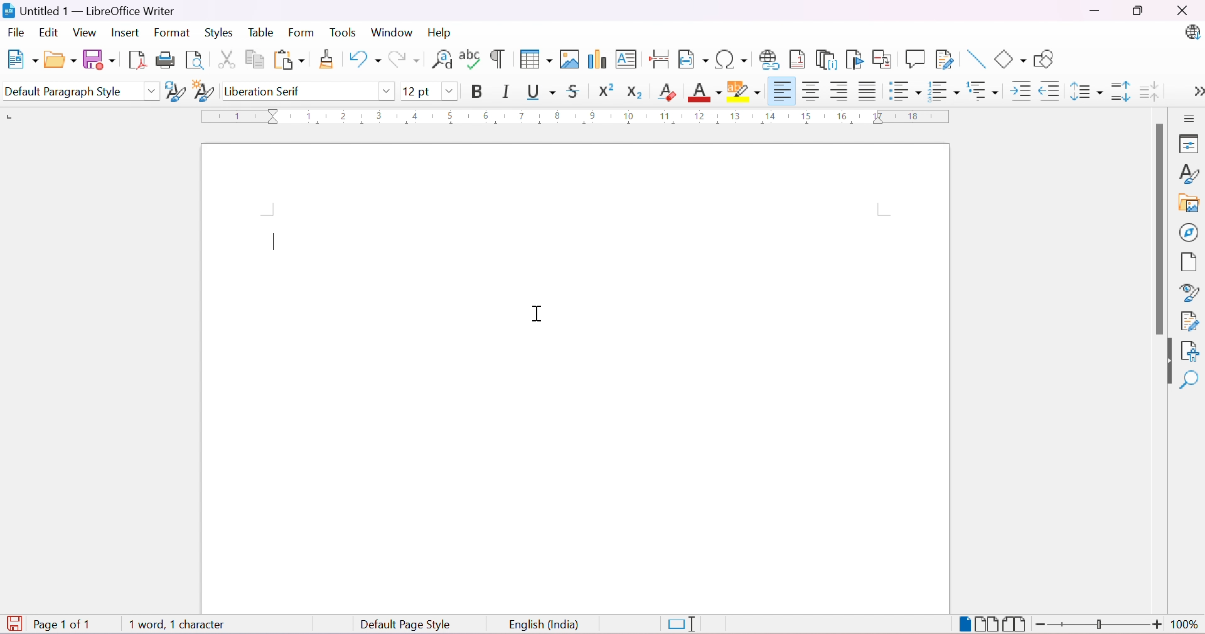 Image resolution: width=1205 pixels, height=634 pixels. What do you see at coordinates (703, 92) in the screenshot?
I see `Font Color` at bounding box center [703, 92].